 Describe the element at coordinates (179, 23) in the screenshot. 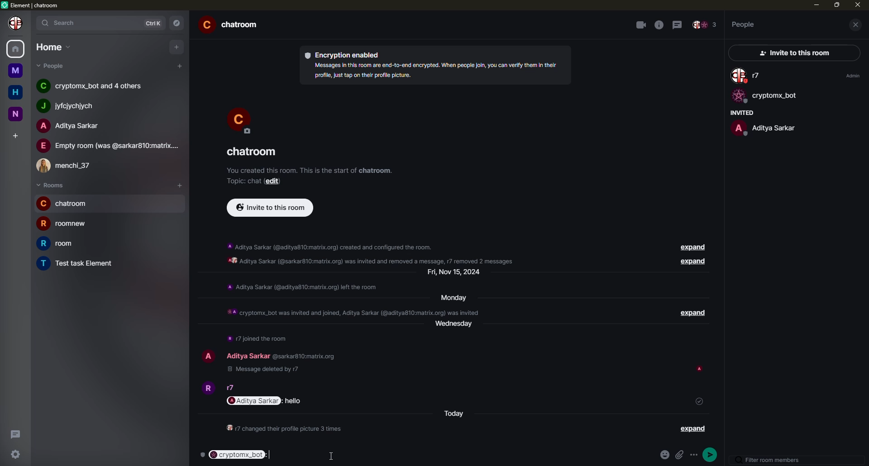

I see `navigator` at that location.